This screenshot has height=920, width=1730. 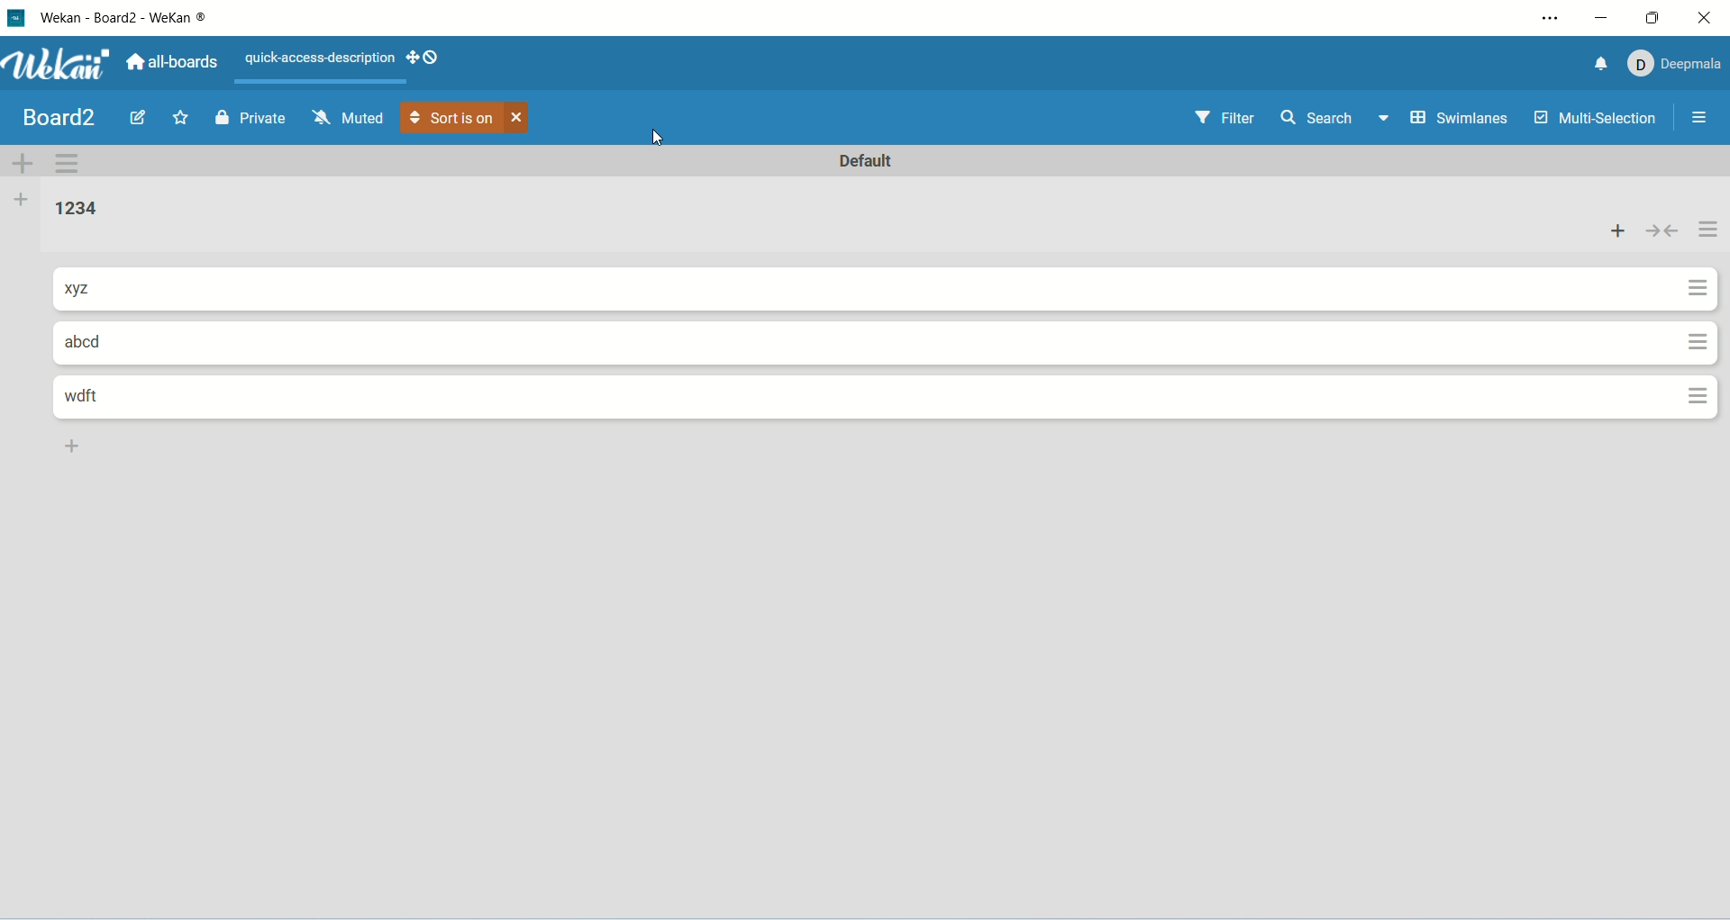 I want to click on card title, so click(x=96, y=399).